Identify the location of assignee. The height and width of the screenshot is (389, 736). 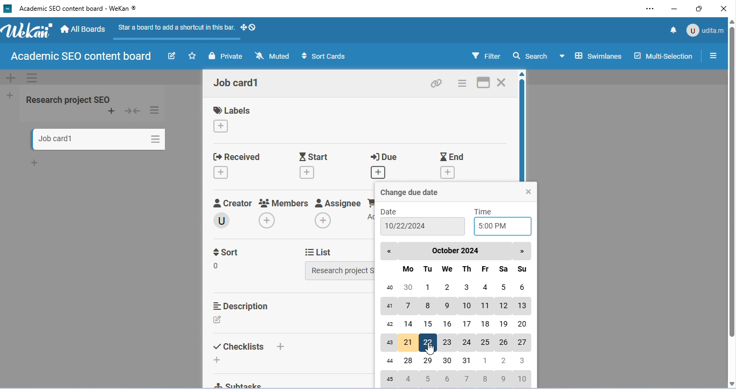
(339, 203).